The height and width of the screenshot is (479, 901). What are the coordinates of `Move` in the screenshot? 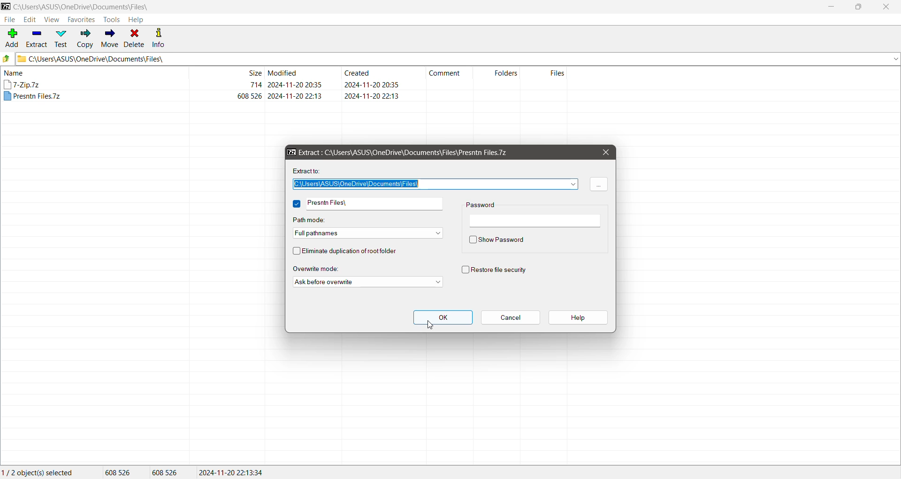 It's located at (110, 39).